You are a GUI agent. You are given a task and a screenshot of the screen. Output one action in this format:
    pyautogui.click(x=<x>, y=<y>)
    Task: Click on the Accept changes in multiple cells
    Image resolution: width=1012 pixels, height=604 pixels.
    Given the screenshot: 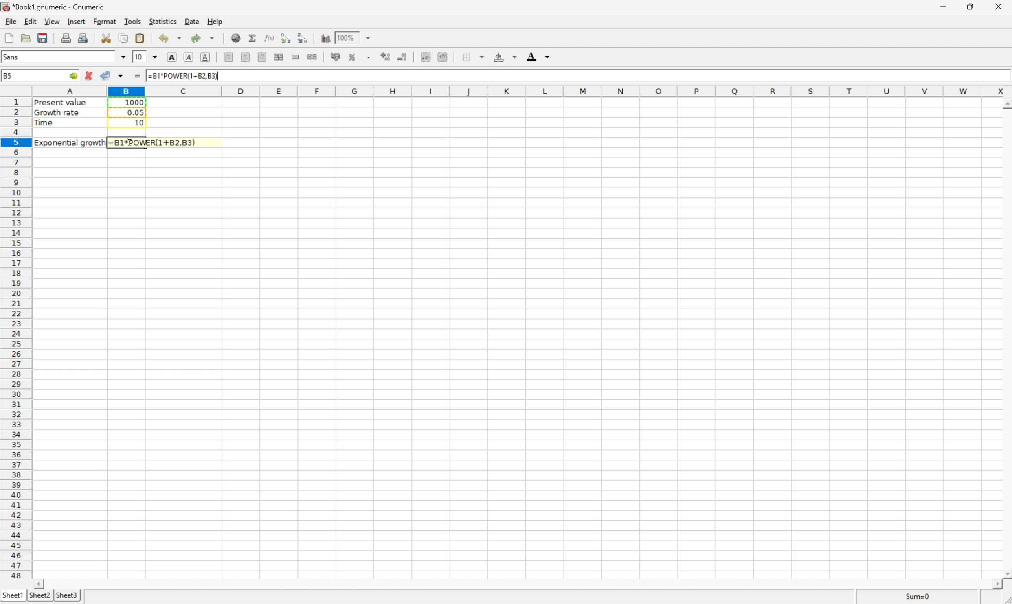 What is the action you would take?
    pyautogui.click(x=120, y=76)
    